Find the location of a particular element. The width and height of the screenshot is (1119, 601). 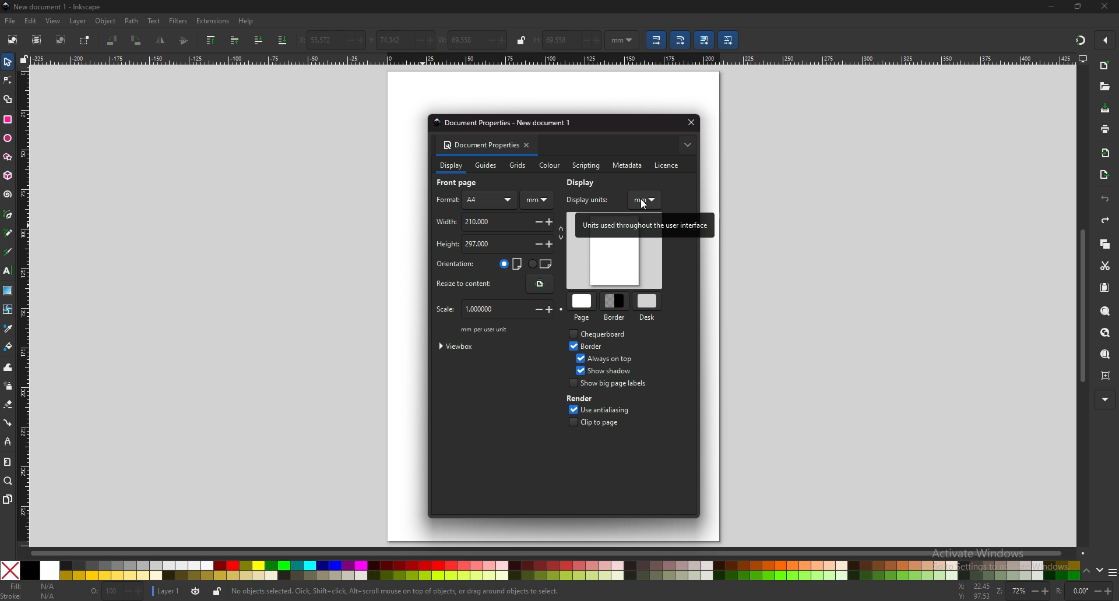

Units used throughout the user interface. is located at coordinates (643, 225).